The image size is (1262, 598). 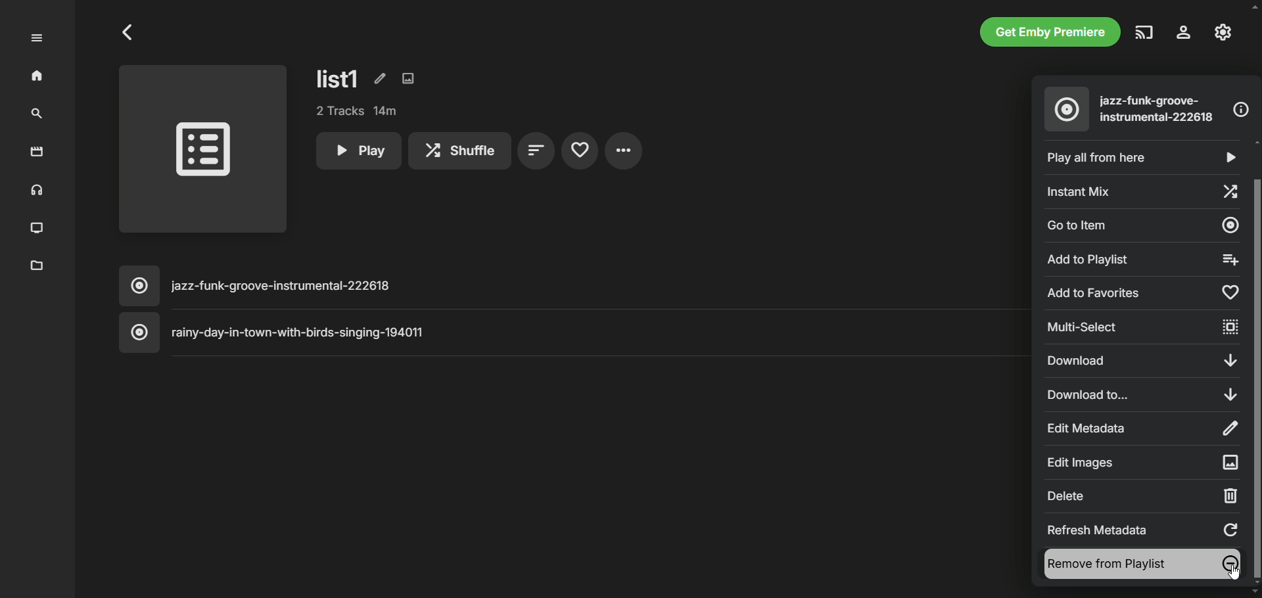 What do you see at coordinates (37, 114) in the screenshot?
I see `search` at bounding box center [37, 114].